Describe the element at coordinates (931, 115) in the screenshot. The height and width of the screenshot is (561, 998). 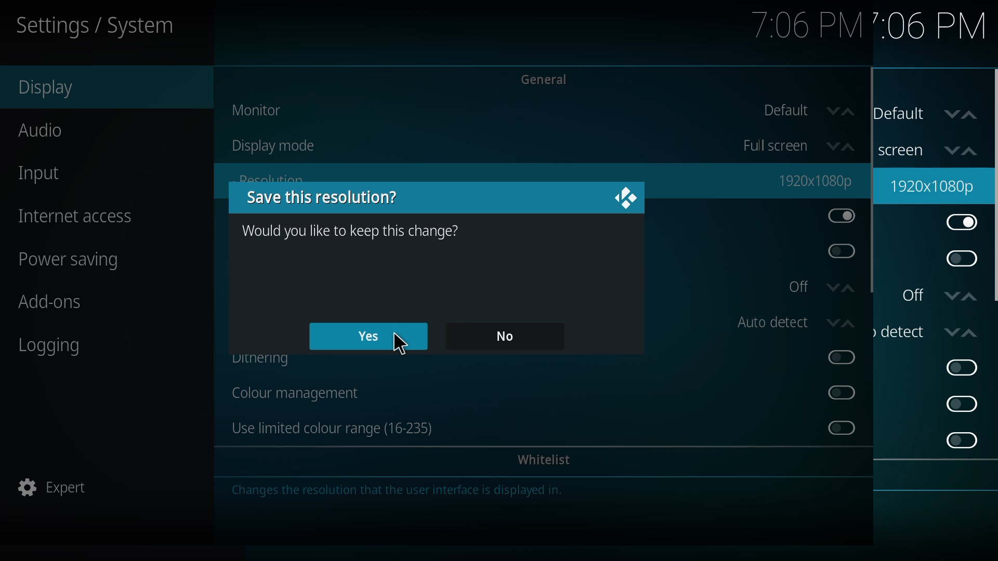
I see `default` at that location.